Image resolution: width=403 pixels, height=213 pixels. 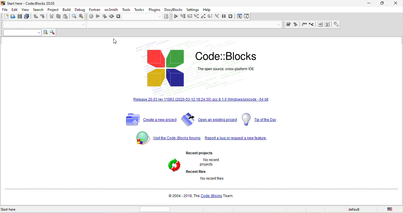 I want to click on start here-code blocks-2023, so click(x=35, y=3).